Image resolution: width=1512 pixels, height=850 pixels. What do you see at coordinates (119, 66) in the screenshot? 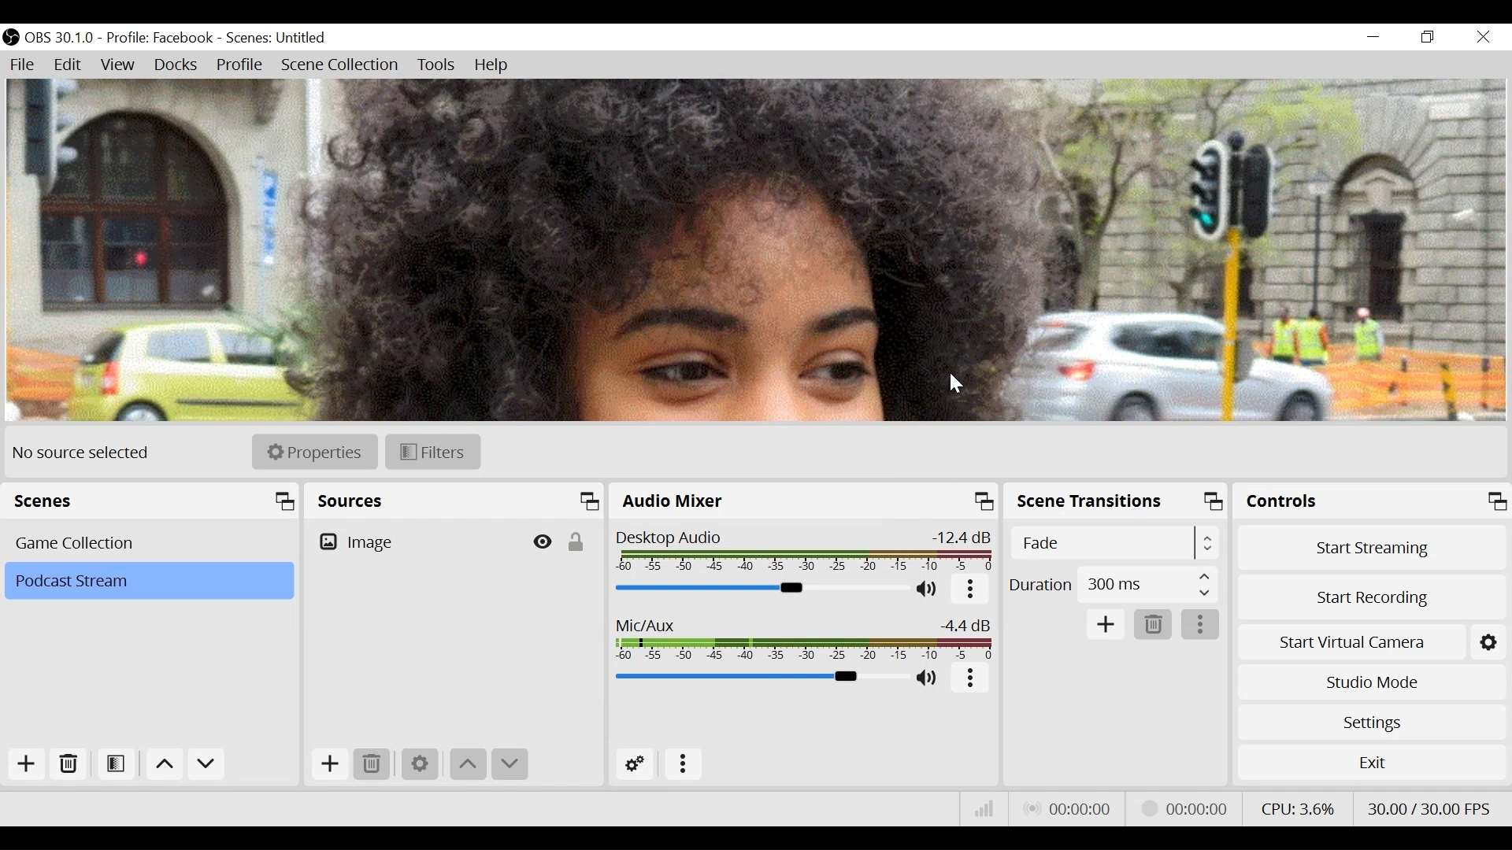
I see `View` at bounding box center [119, 66].